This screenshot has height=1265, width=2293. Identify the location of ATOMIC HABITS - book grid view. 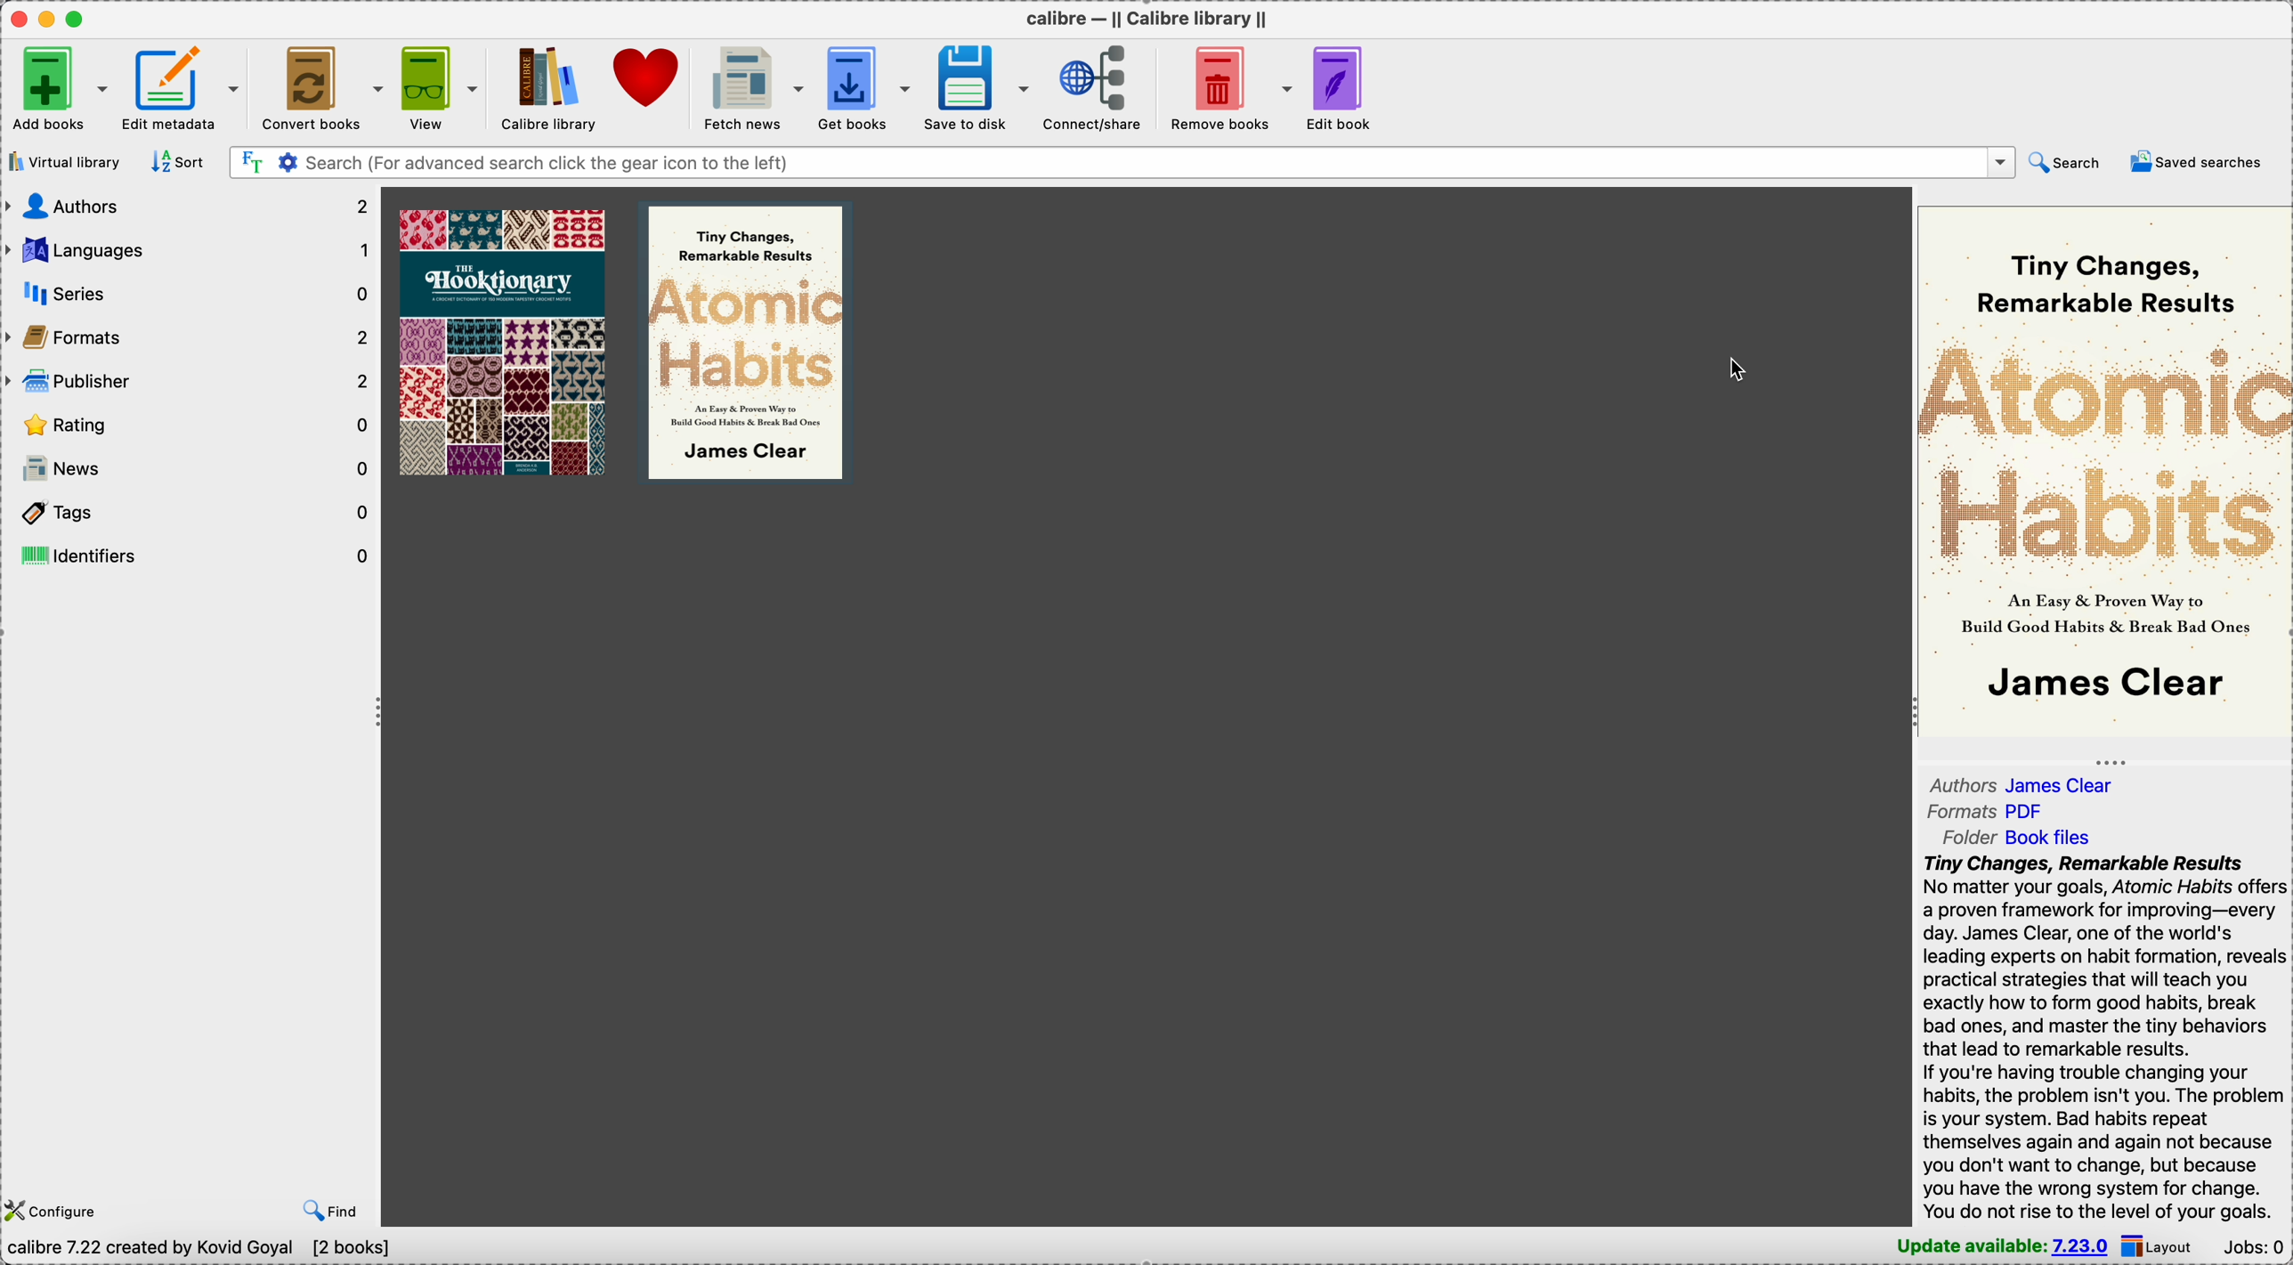
(747, 342).